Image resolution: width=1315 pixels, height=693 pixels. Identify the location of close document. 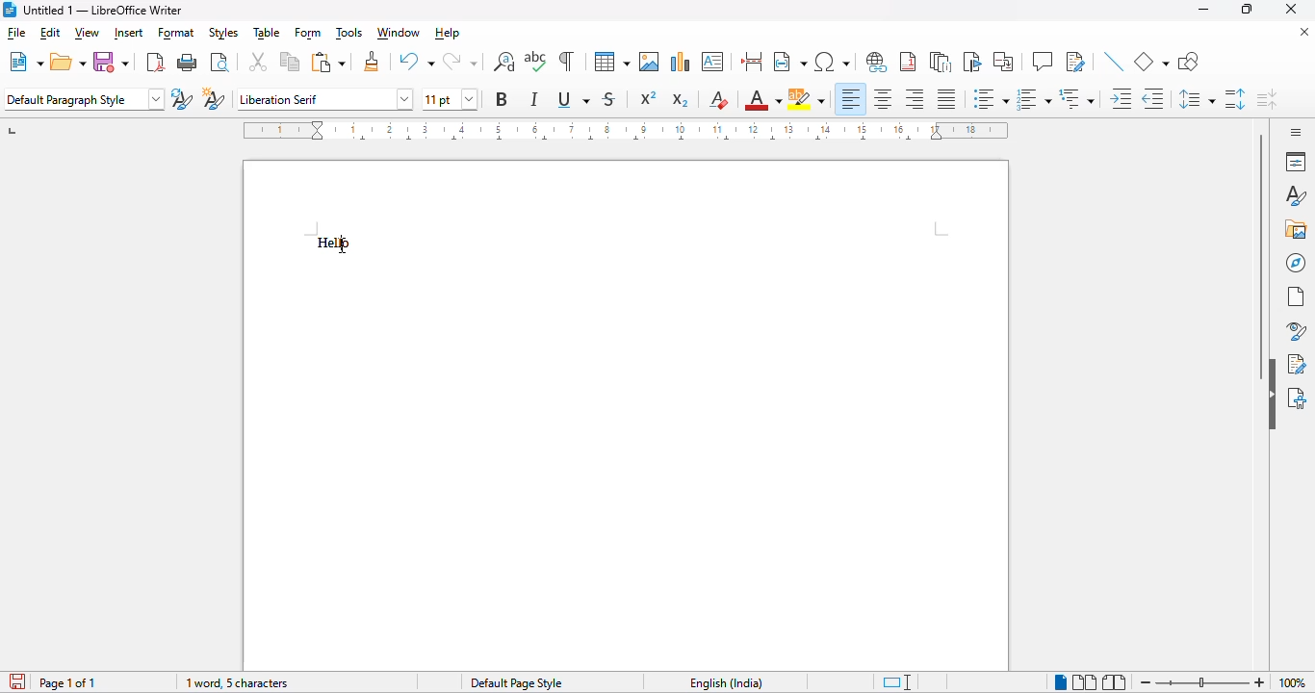
(1304, 32).